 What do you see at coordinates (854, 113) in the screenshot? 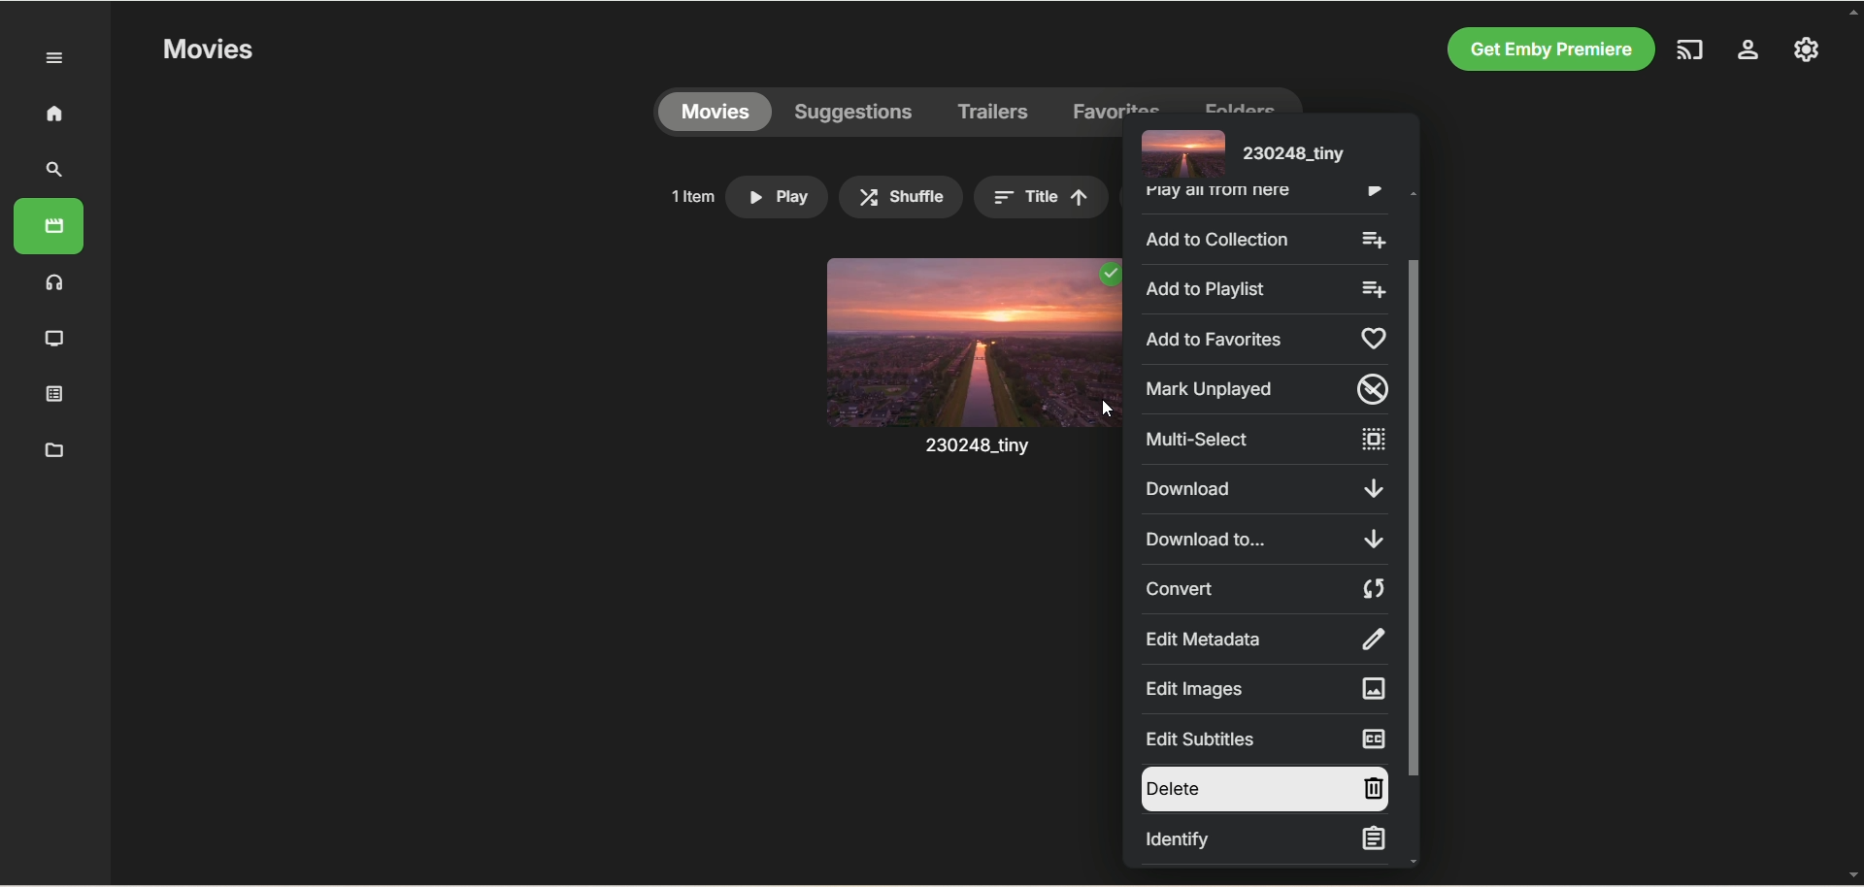
I see `suggestions` at bounding box center [854, 113].